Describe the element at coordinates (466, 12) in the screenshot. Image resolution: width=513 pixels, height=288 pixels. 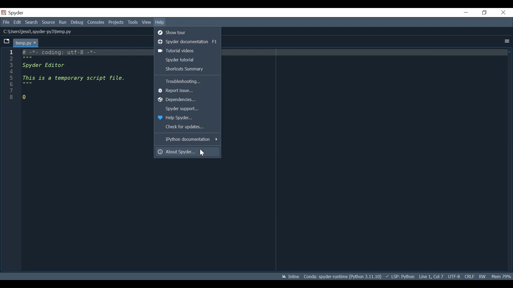
I see `Minimize` at that location.